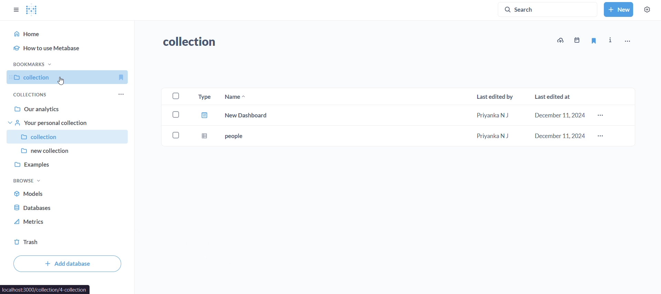  I want to click on trash , so click(43, 242).